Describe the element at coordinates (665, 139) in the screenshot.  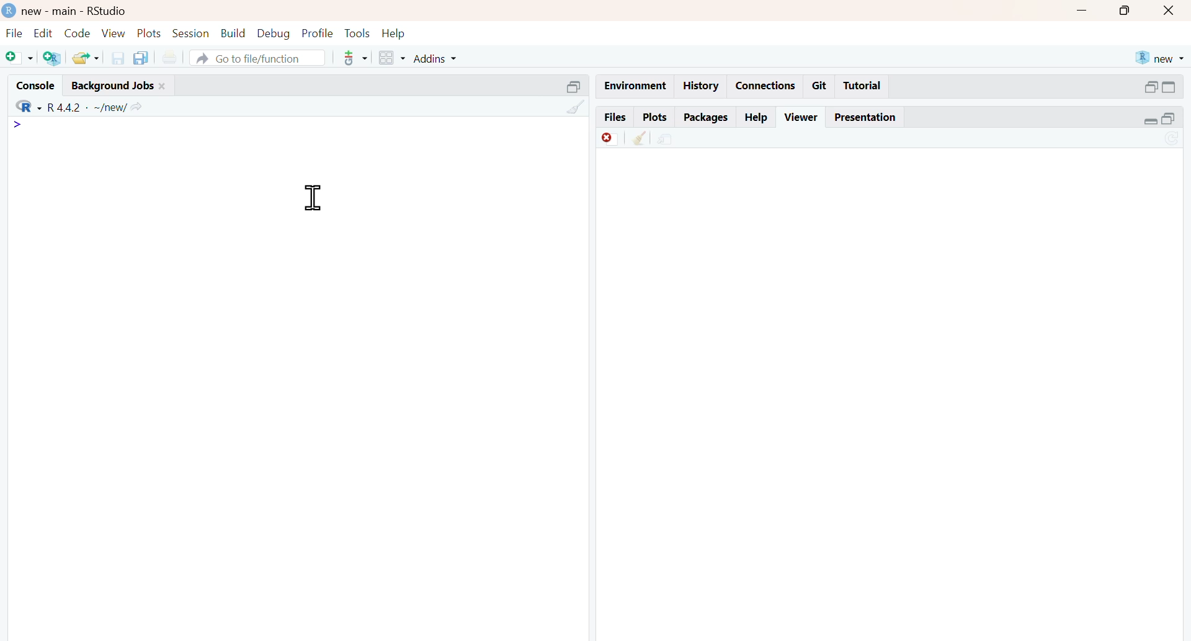
I see `share document ` at that location.